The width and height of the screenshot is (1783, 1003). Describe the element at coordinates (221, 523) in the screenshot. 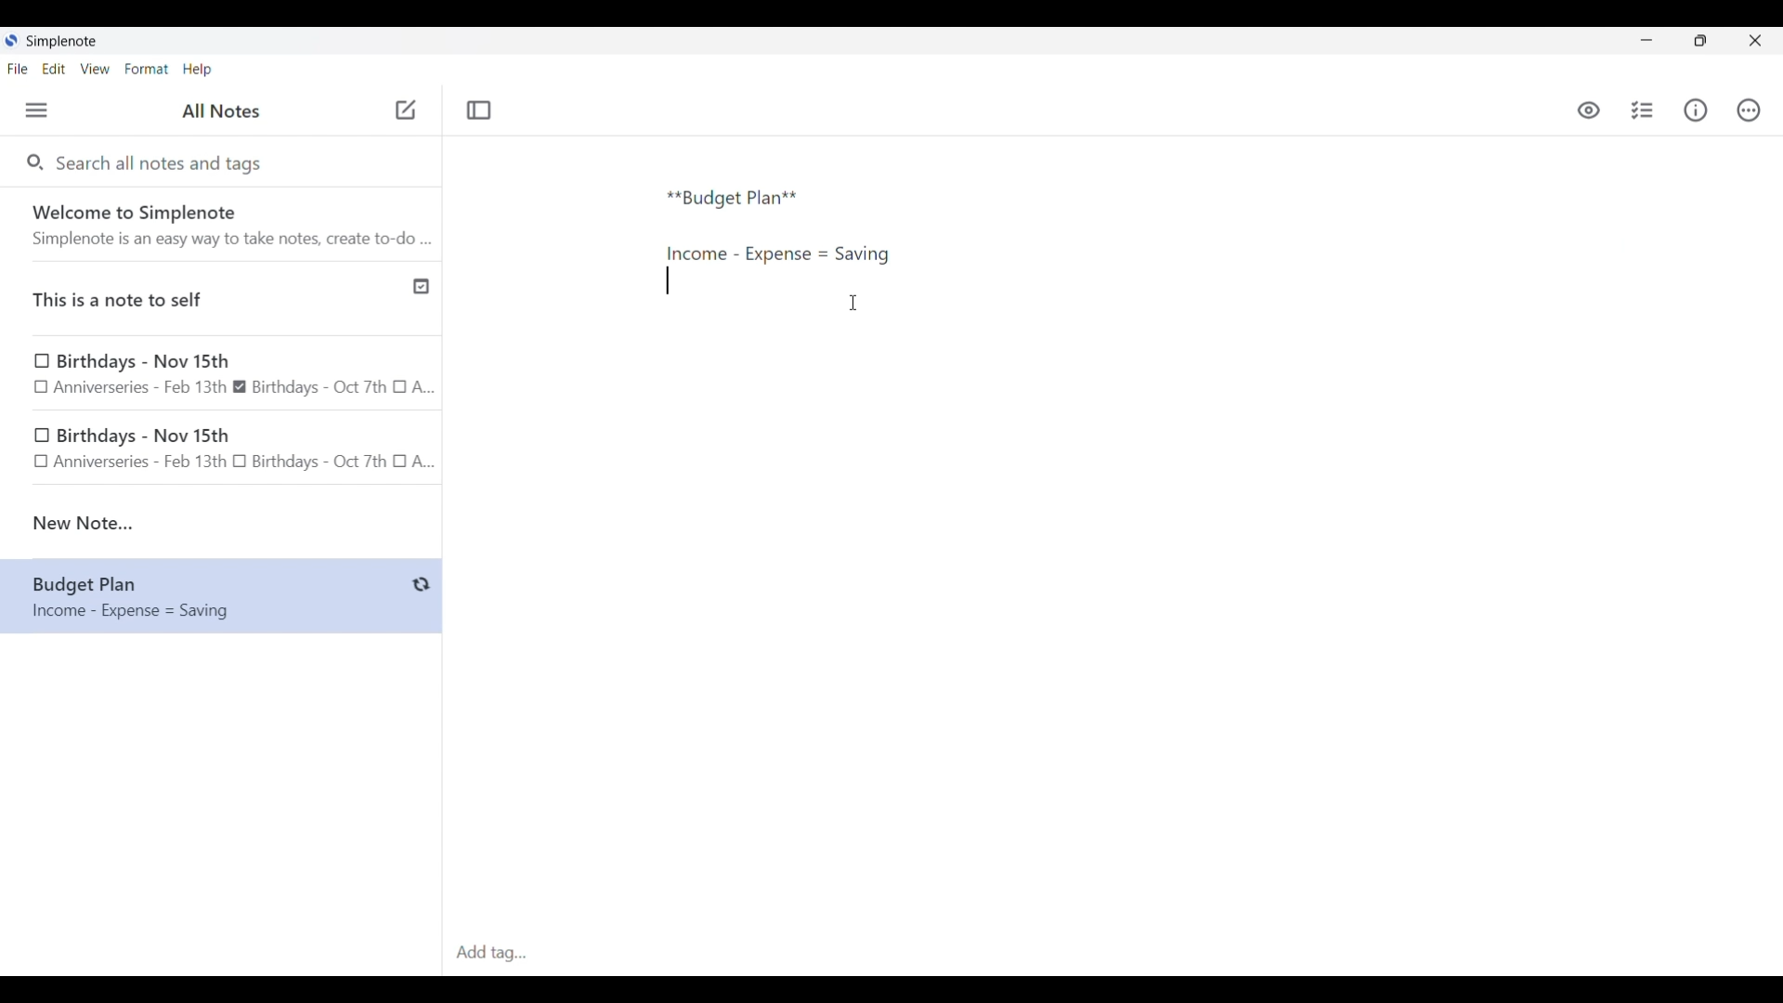

I see `new note` at that location.